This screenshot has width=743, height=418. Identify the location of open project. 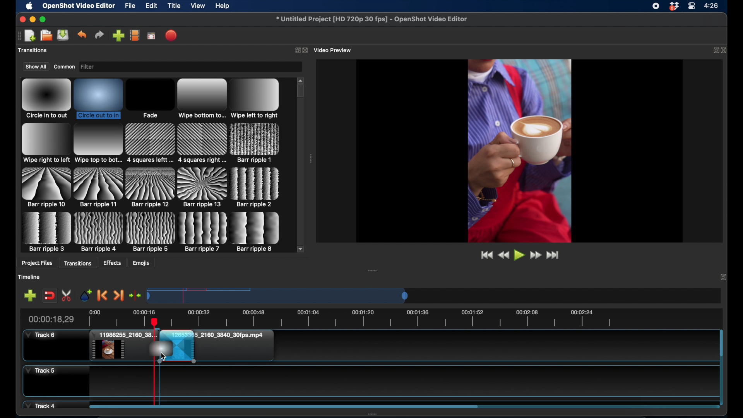
(45, 36).